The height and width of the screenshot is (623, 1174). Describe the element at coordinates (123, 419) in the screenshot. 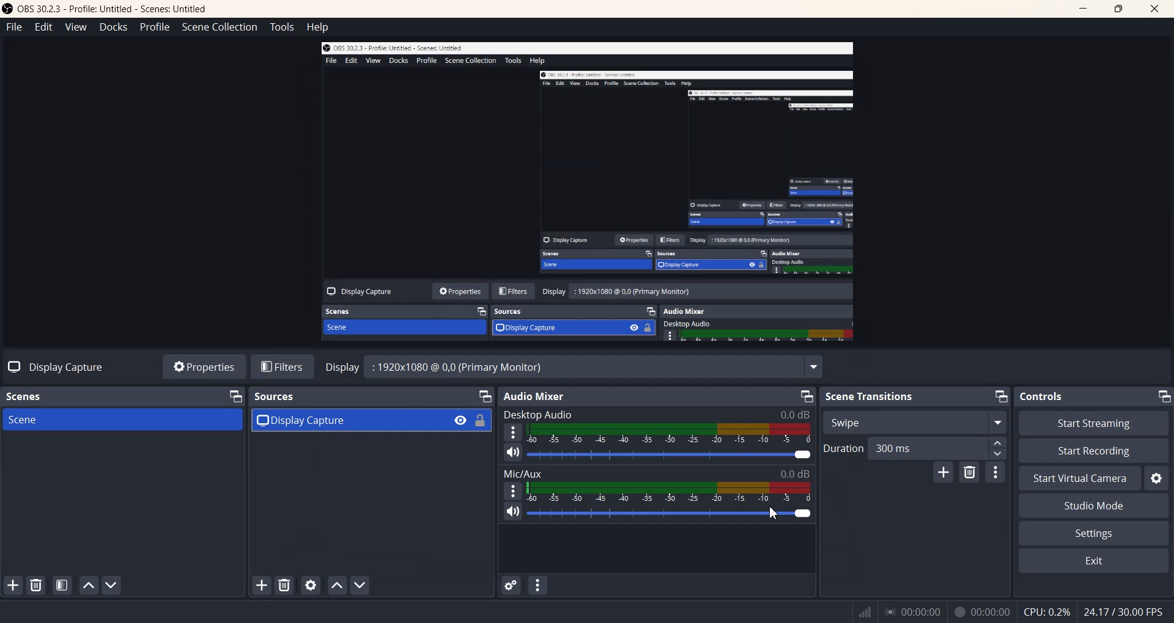

I see `Scene` at that location.